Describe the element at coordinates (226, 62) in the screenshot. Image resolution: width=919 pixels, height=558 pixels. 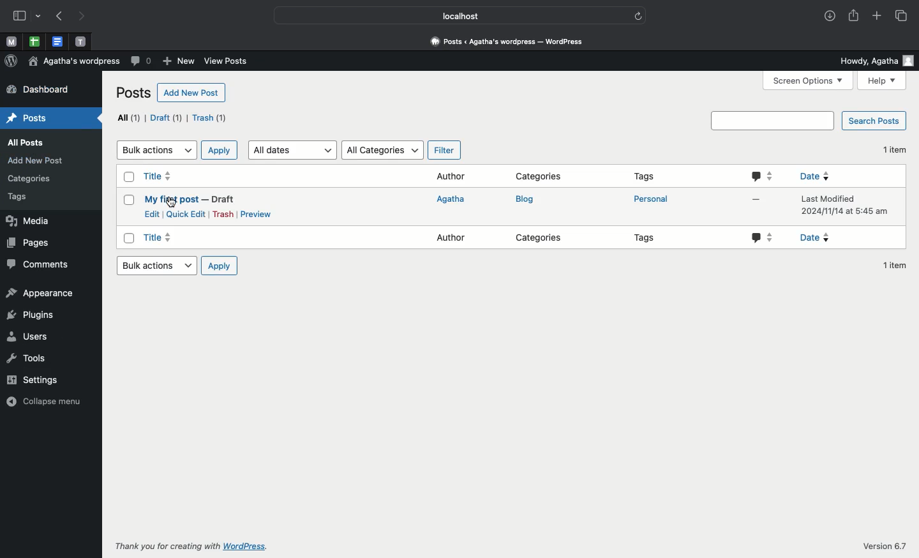
I see `View posts` at that location.